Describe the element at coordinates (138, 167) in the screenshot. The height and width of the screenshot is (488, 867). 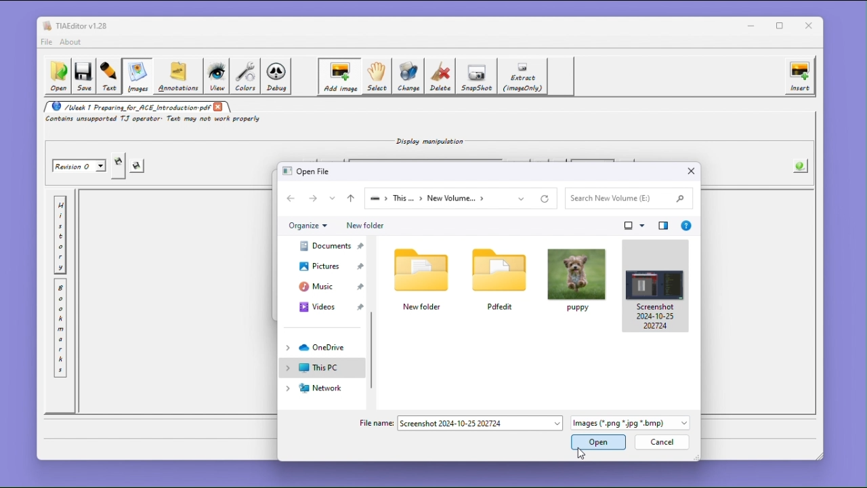
I see `save` at that location.